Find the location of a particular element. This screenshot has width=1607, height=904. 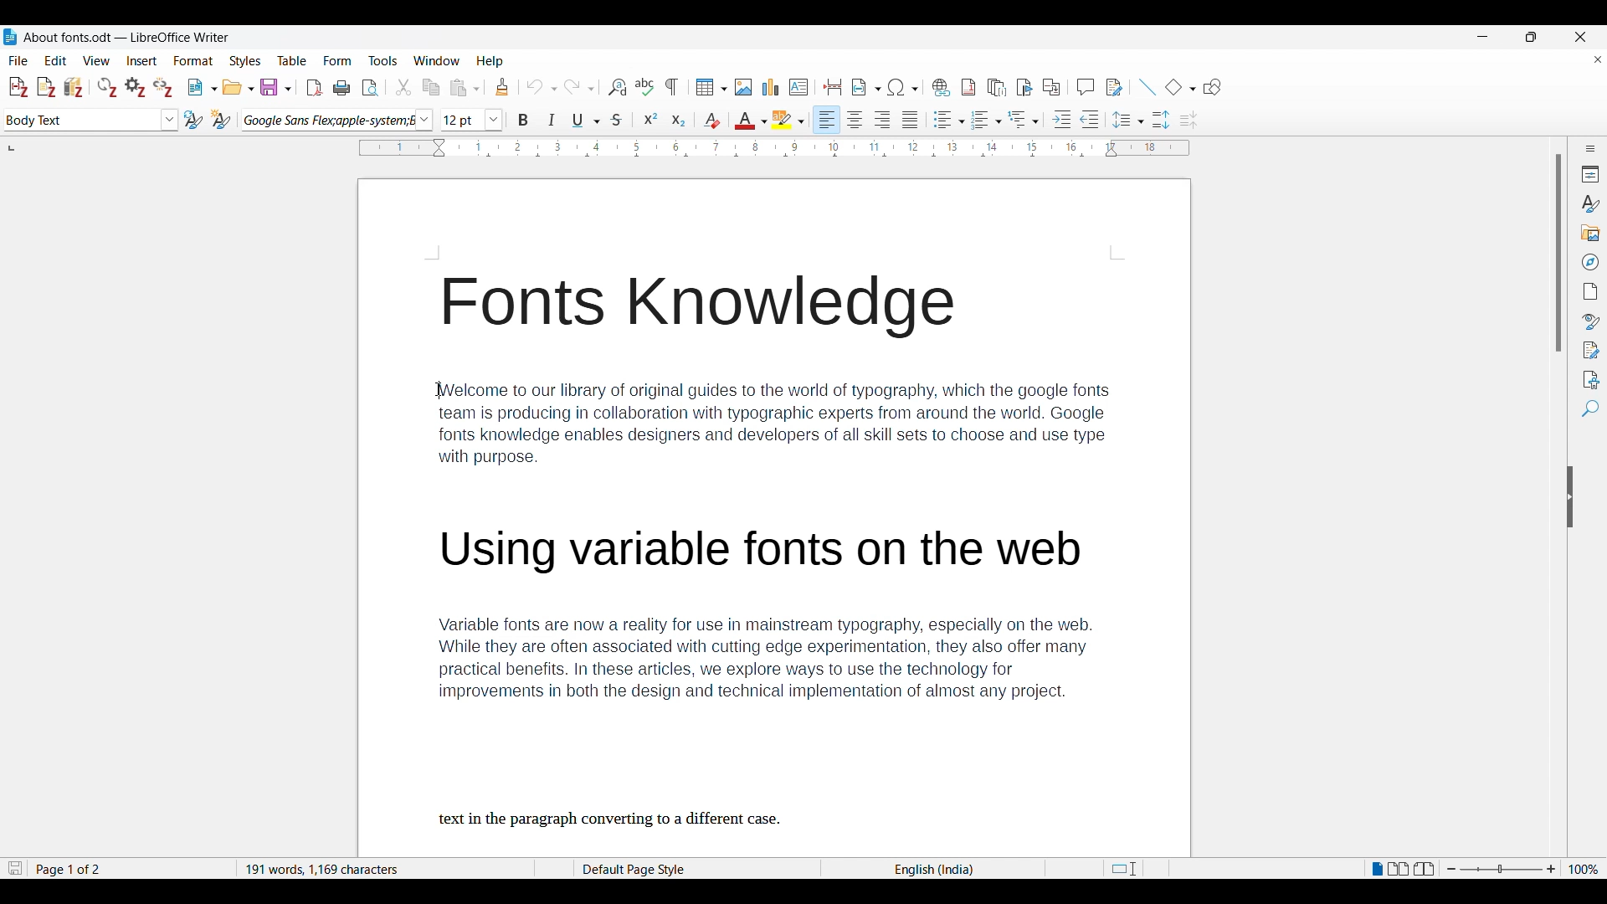

Default Page Style is located at coordinates (637, 869).